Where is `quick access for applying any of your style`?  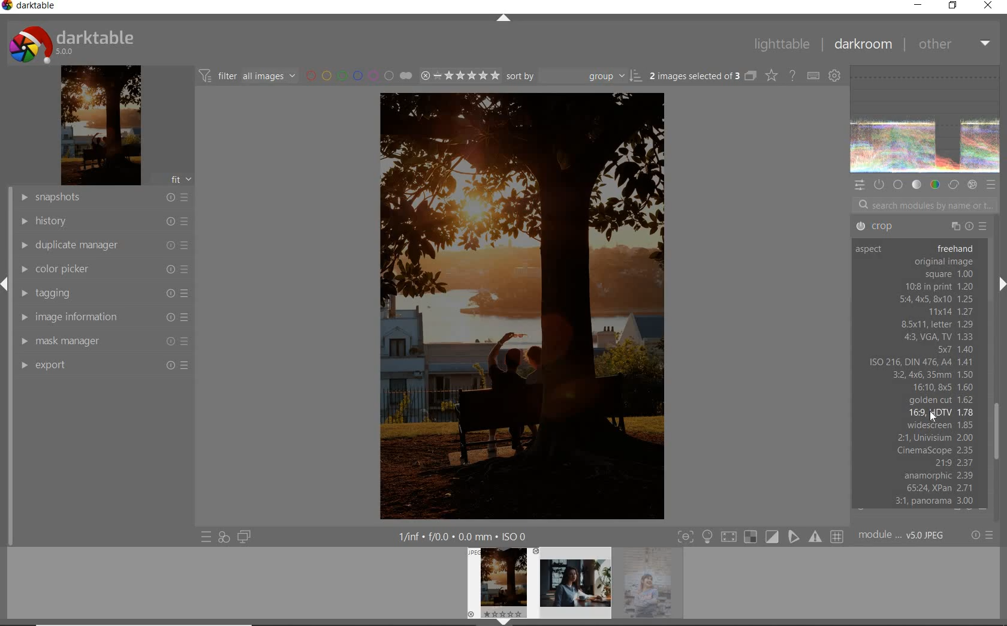
quick access for applying any of your style is located at coordinates (224, 538).